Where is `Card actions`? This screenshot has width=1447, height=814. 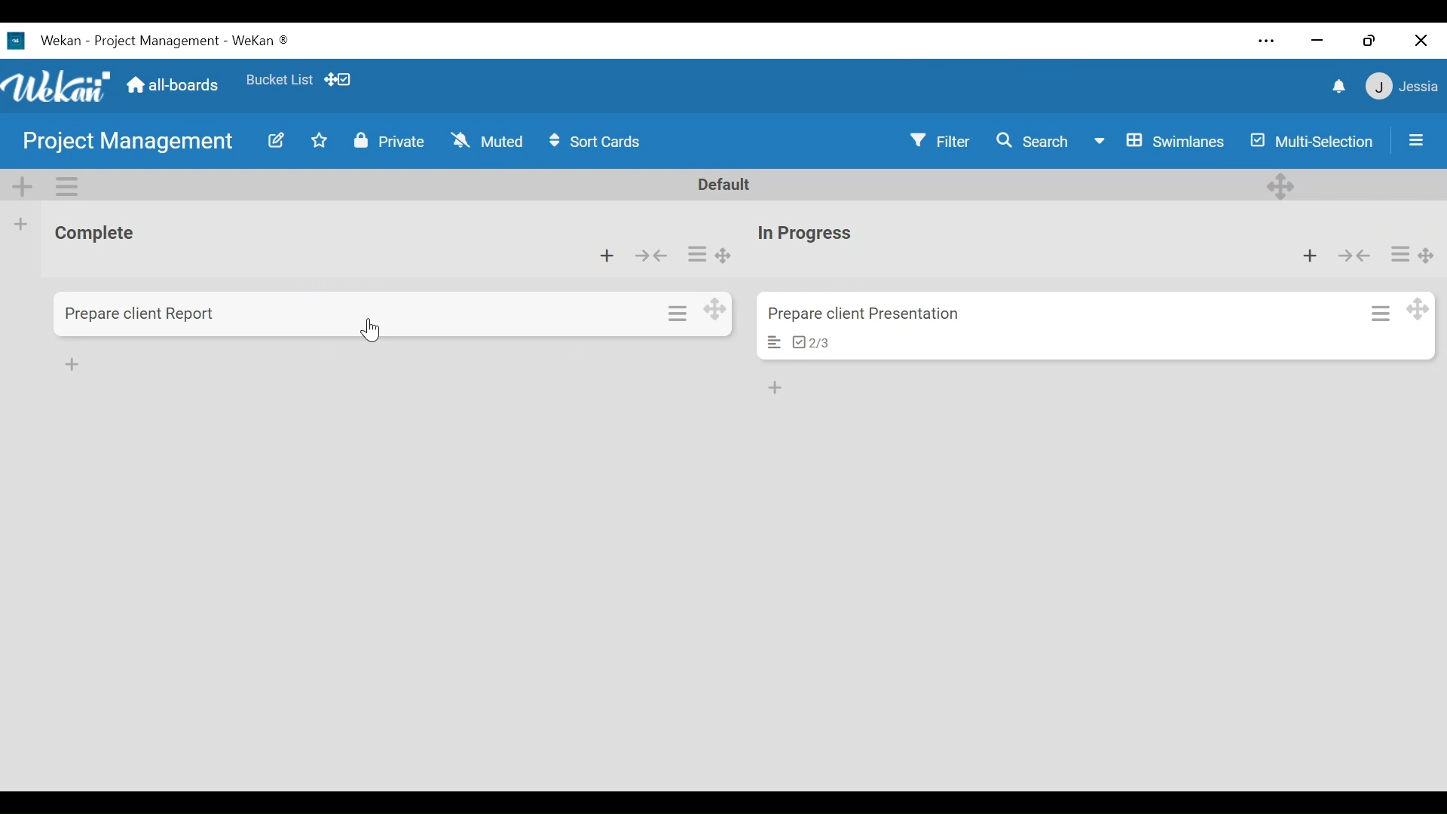 Card actions is located at coordinates (679, 312).